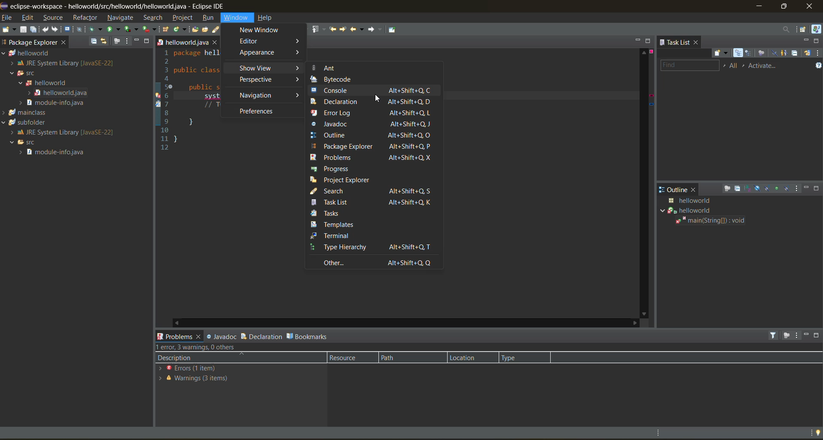  I want to click on view menu, so click(818, 54).